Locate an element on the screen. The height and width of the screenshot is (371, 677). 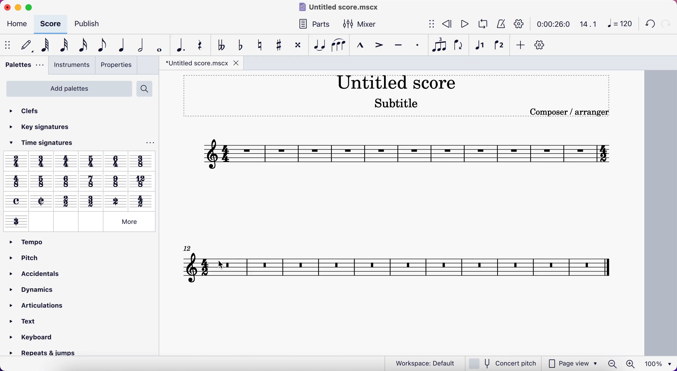
show/hide is located at coordinates (429, 25).